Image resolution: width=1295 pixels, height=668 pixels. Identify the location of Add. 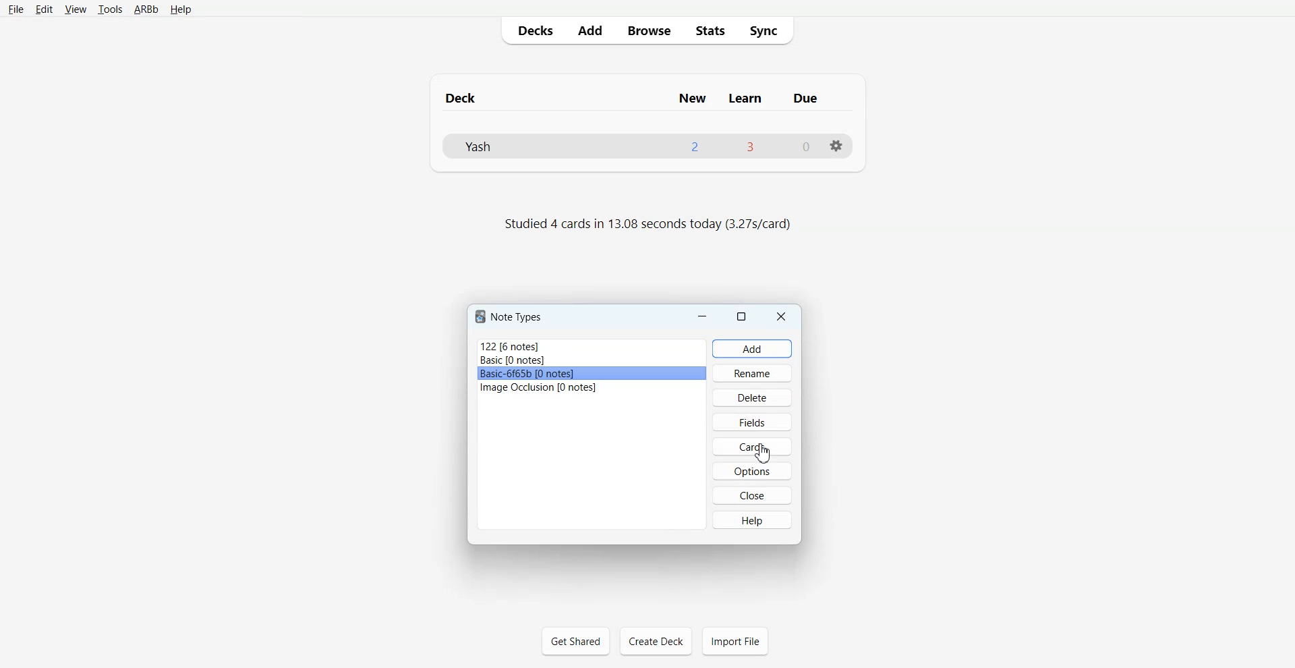
(589, 30).